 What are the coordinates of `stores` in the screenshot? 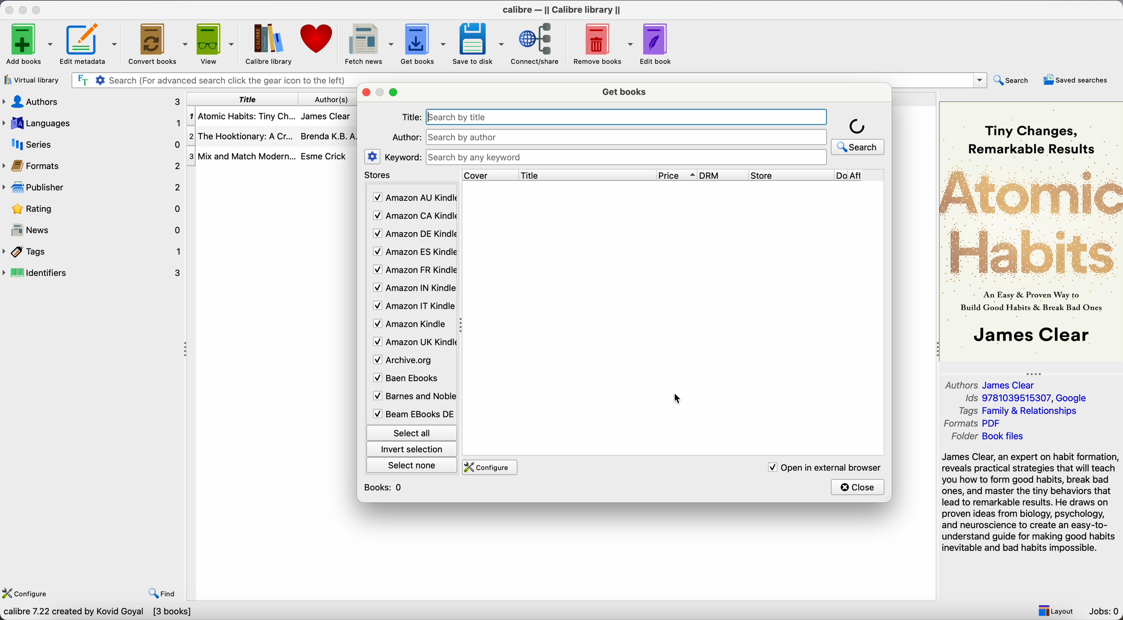 It's located at (380, 176).